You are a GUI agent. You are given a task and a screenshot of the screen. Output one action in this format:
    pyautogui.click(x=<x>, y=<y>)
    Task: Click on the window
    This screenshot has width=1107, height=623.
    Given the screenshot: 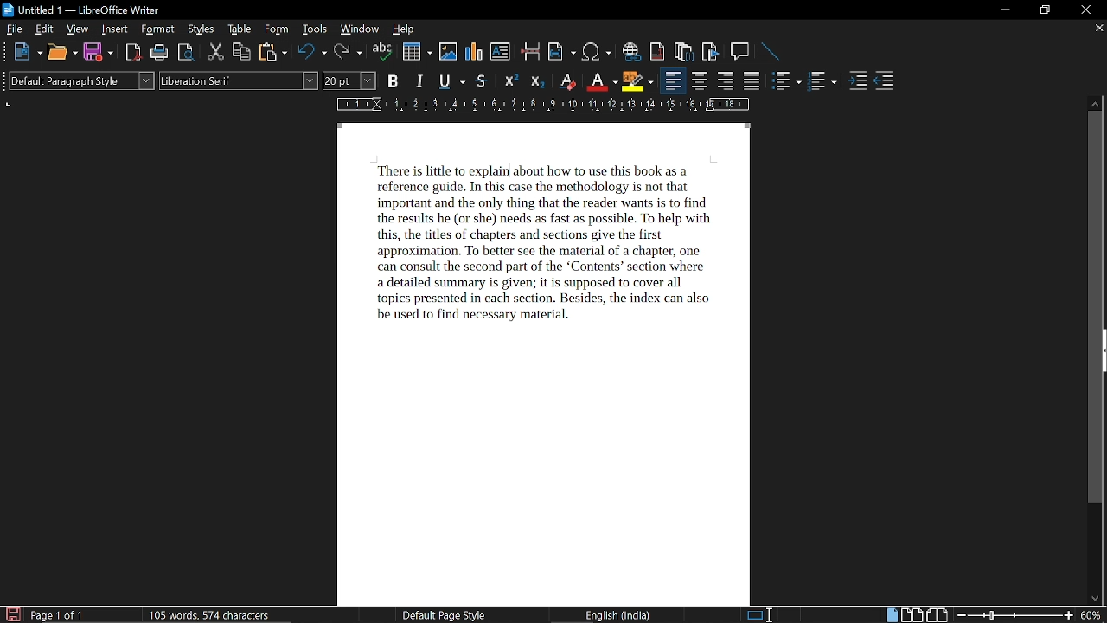 What is the action you would take?
    pyautogui.click(x=360, y=30)
    